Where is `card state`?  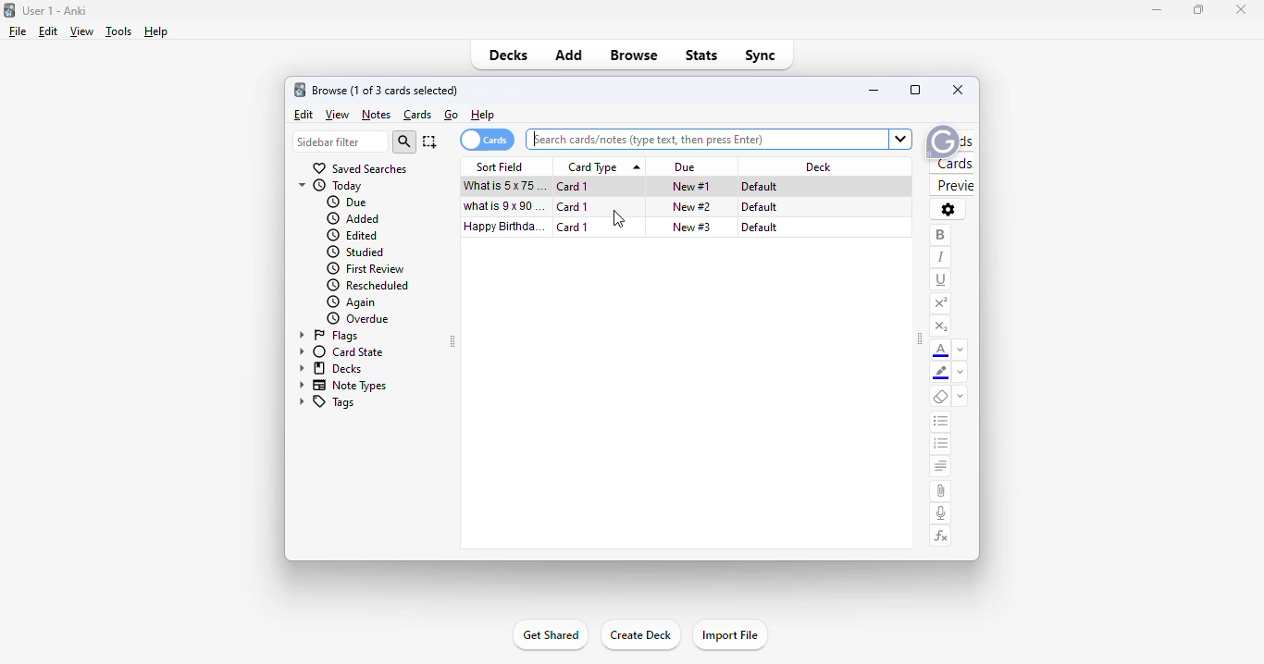
card state is located at coordinates (339, 352).